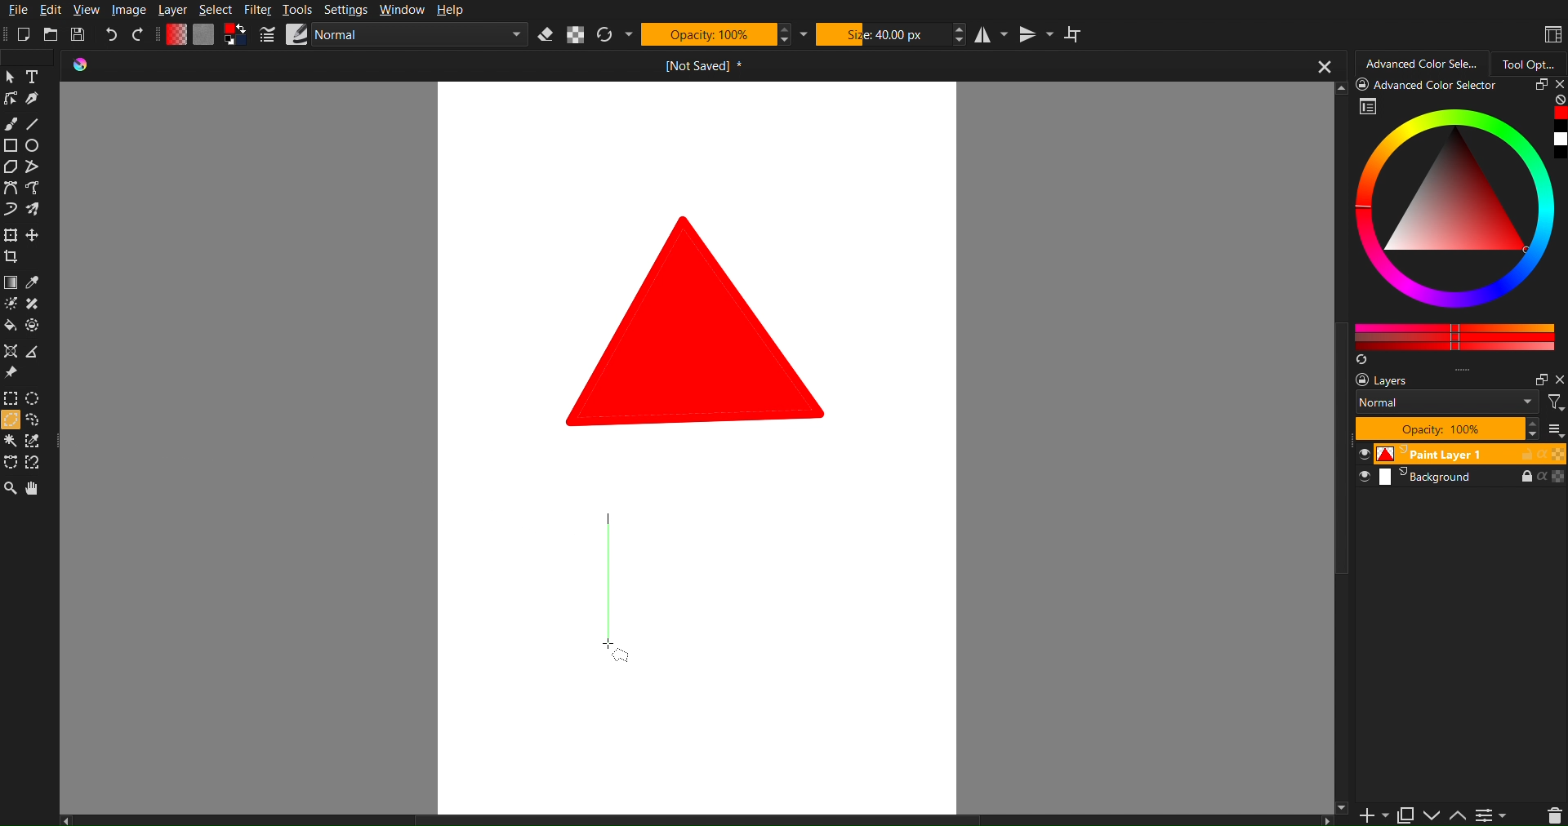 This screenshot has width=1568, height=826. Describe the element at coordinates (33, 442) in the screenshot. I see `Selection dropper` at that location.